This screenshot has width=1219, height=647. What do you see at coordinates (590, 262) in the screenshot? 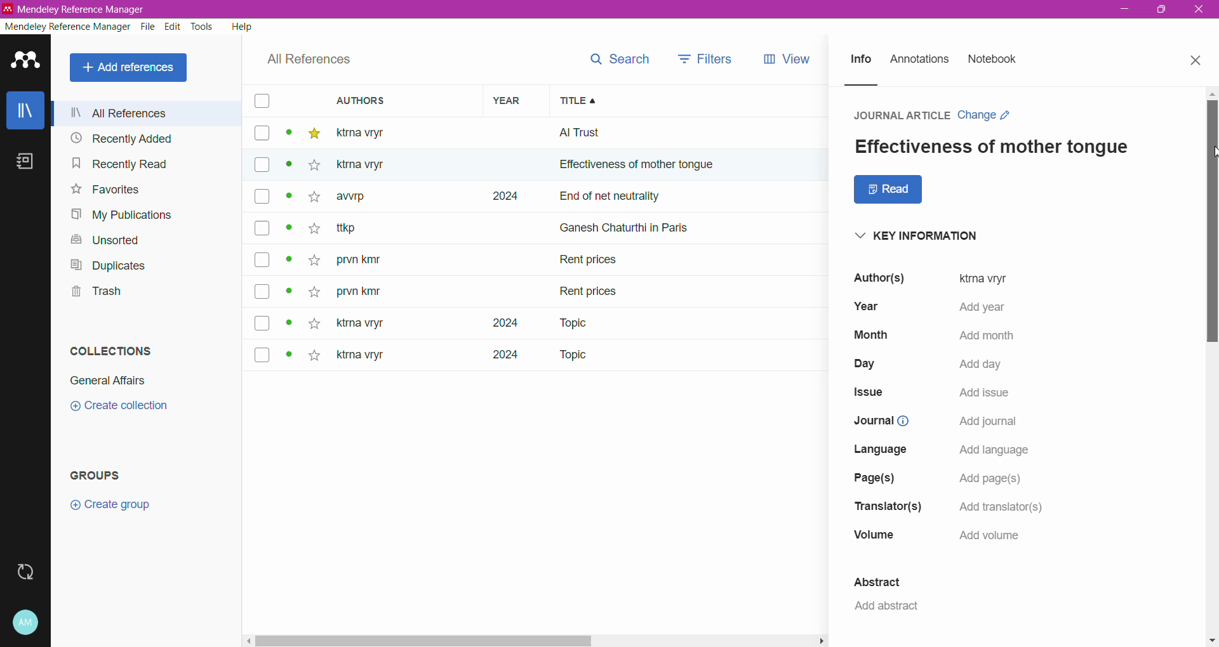
I see `Rent prices` at bounding box center [590, 262].